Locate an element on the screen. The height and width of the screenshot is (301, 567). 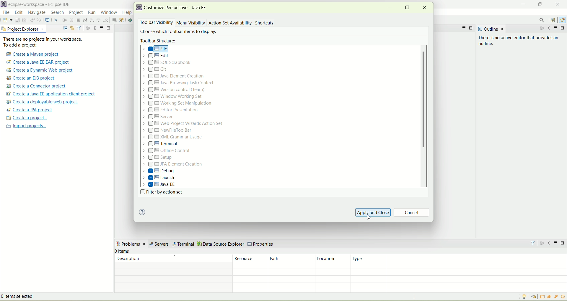
file is located at coordinates (6, 12).